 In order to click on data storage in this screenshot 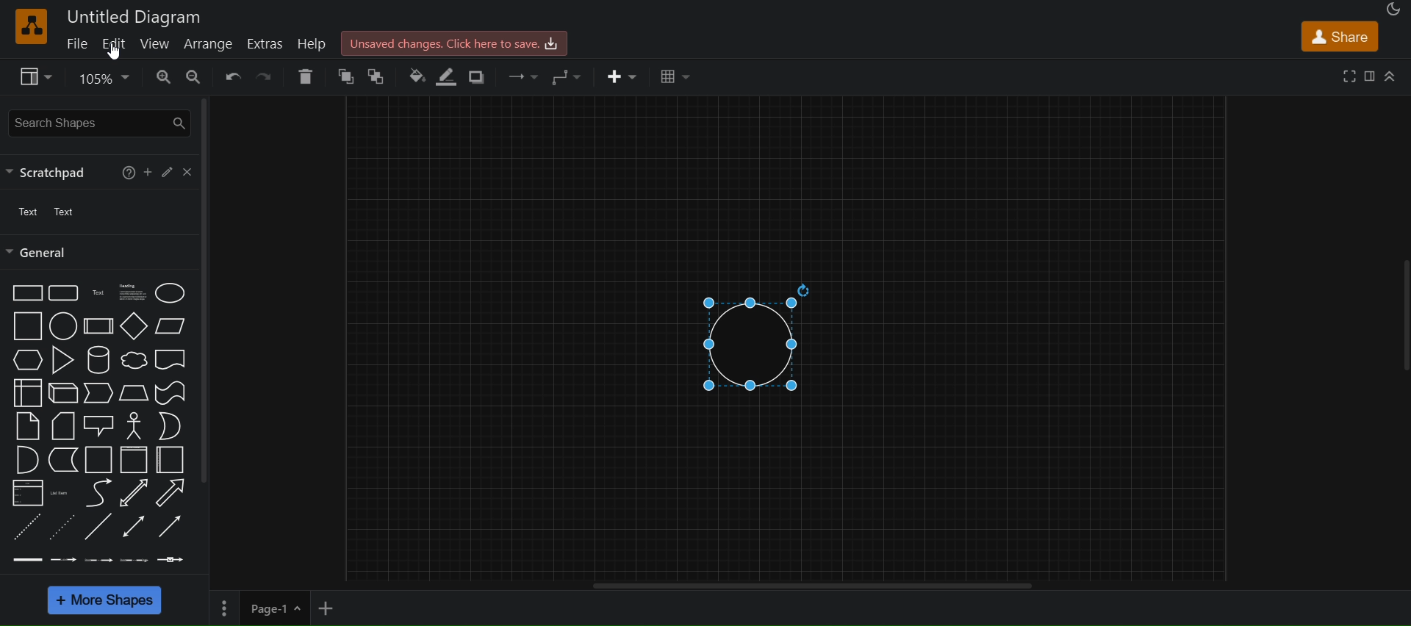, I will do `click(60, 459)`.